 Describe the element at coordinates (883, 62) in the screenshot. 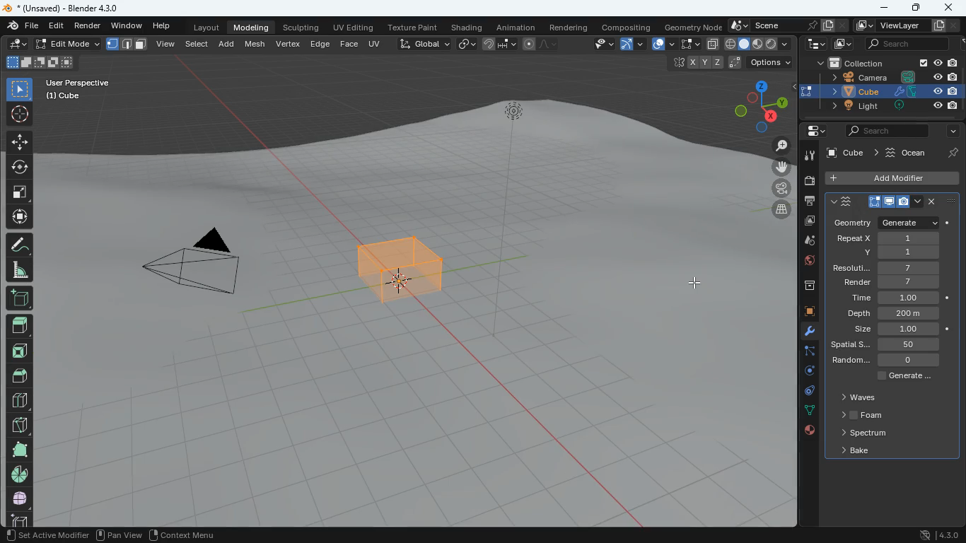

I see `collection` at that location.